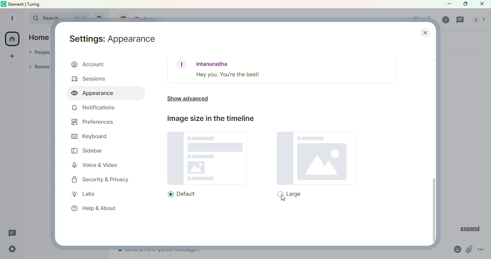 The height and width of the screenshot is (259, 491). Describe the element at coordinates (93, 78) in the screenshot. I see `Sessions` at that location.